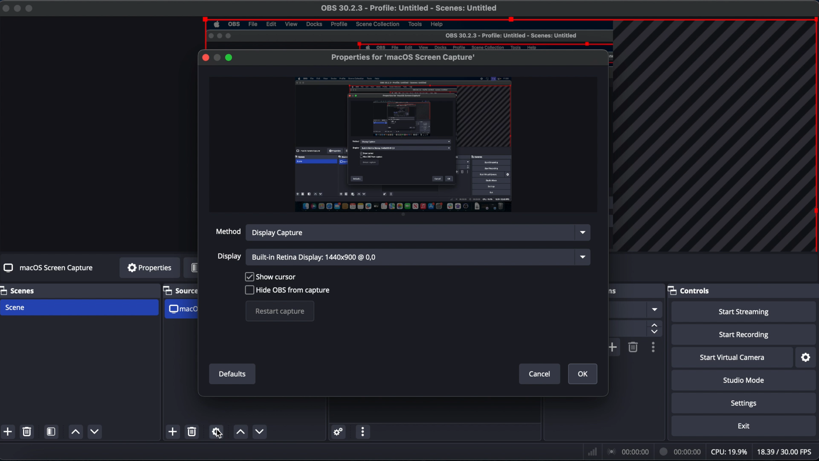 The height and width of the screenshot is (461, 819). Describe the element at coordinates (332, 24) in the screenshot. I see ` File Edit View Docks Profile Scene Collection Tools Help` at that location.